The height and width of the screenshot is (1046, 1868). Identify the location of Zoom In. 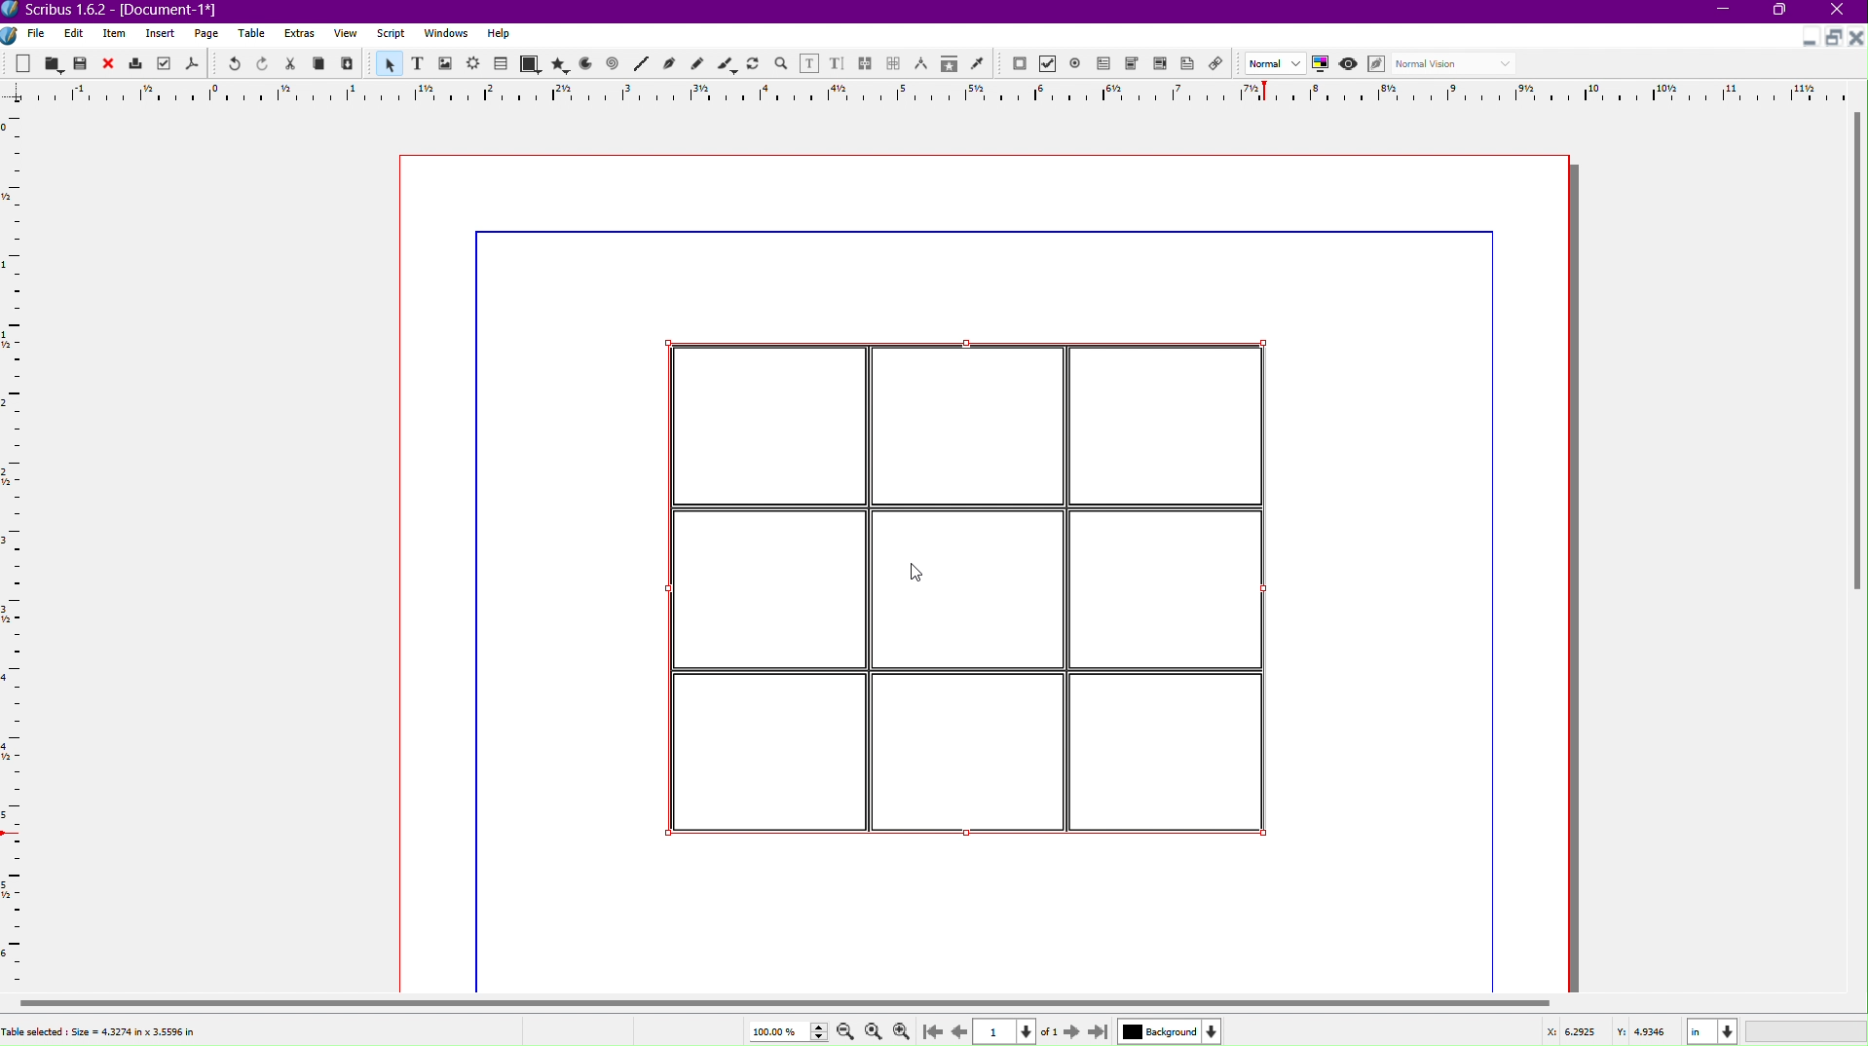
(906, 1030).